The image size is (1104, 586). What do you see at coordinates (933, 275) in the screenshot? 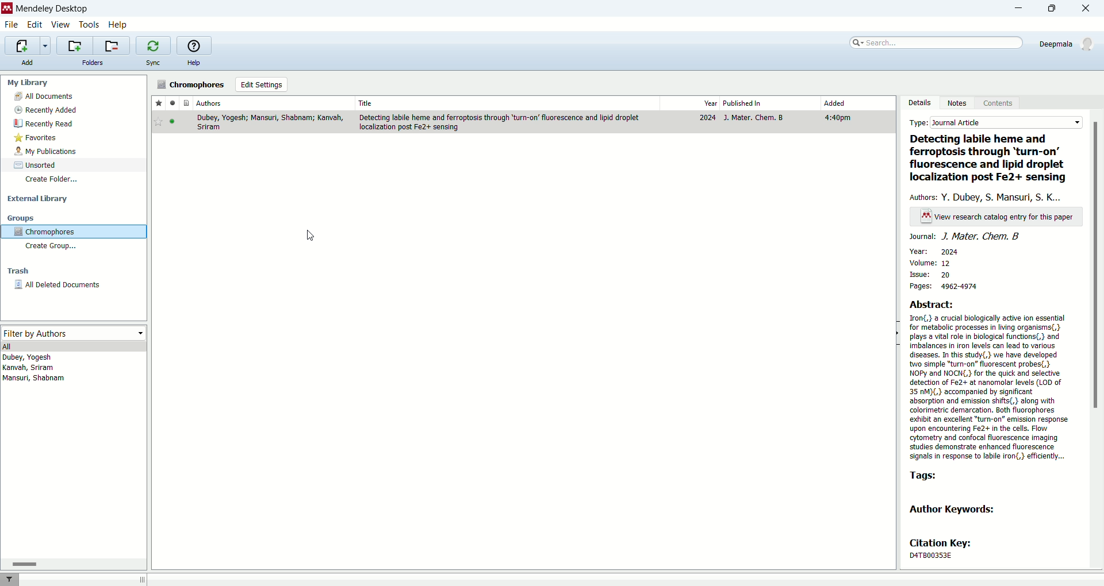
I see `issue: 20` at bounding box center [933, 275].